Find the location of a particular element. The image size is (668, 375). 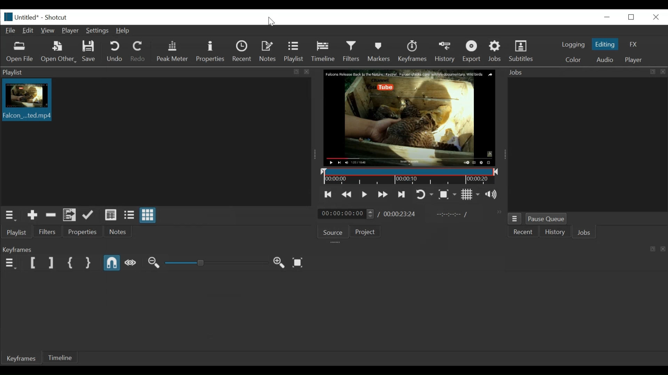

logging is located at coordinates (573, 45).